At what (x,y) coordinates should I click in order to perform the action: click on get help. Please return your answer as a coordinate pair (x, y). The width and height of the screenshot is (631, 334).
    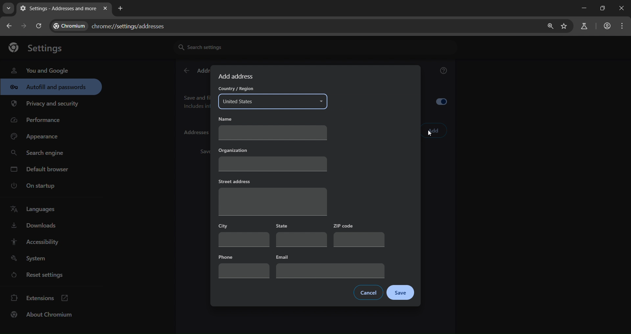
    Looking at the image, I should click on (444, 72).